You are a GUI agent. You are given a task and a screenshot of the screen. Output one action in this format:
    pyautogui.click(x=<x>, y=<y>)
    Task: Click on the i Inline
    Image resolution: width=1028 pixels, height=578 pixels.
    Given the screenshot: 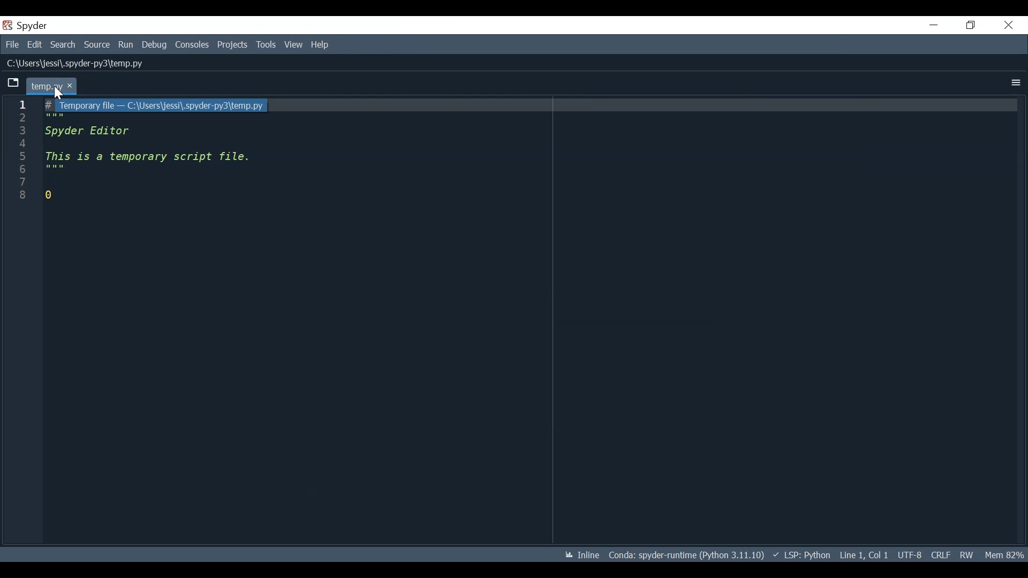 What is the action you would take?
    pyautogui.click(x=578, y=557)
    